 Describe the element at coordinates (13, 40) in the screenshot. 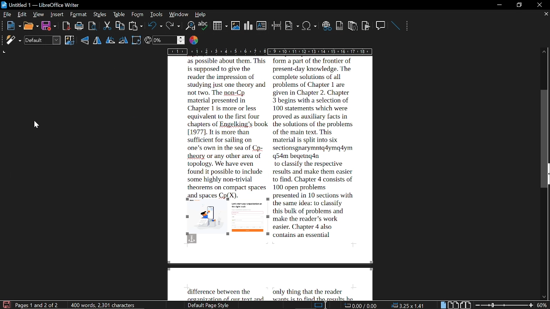

I see `filter` at that location.